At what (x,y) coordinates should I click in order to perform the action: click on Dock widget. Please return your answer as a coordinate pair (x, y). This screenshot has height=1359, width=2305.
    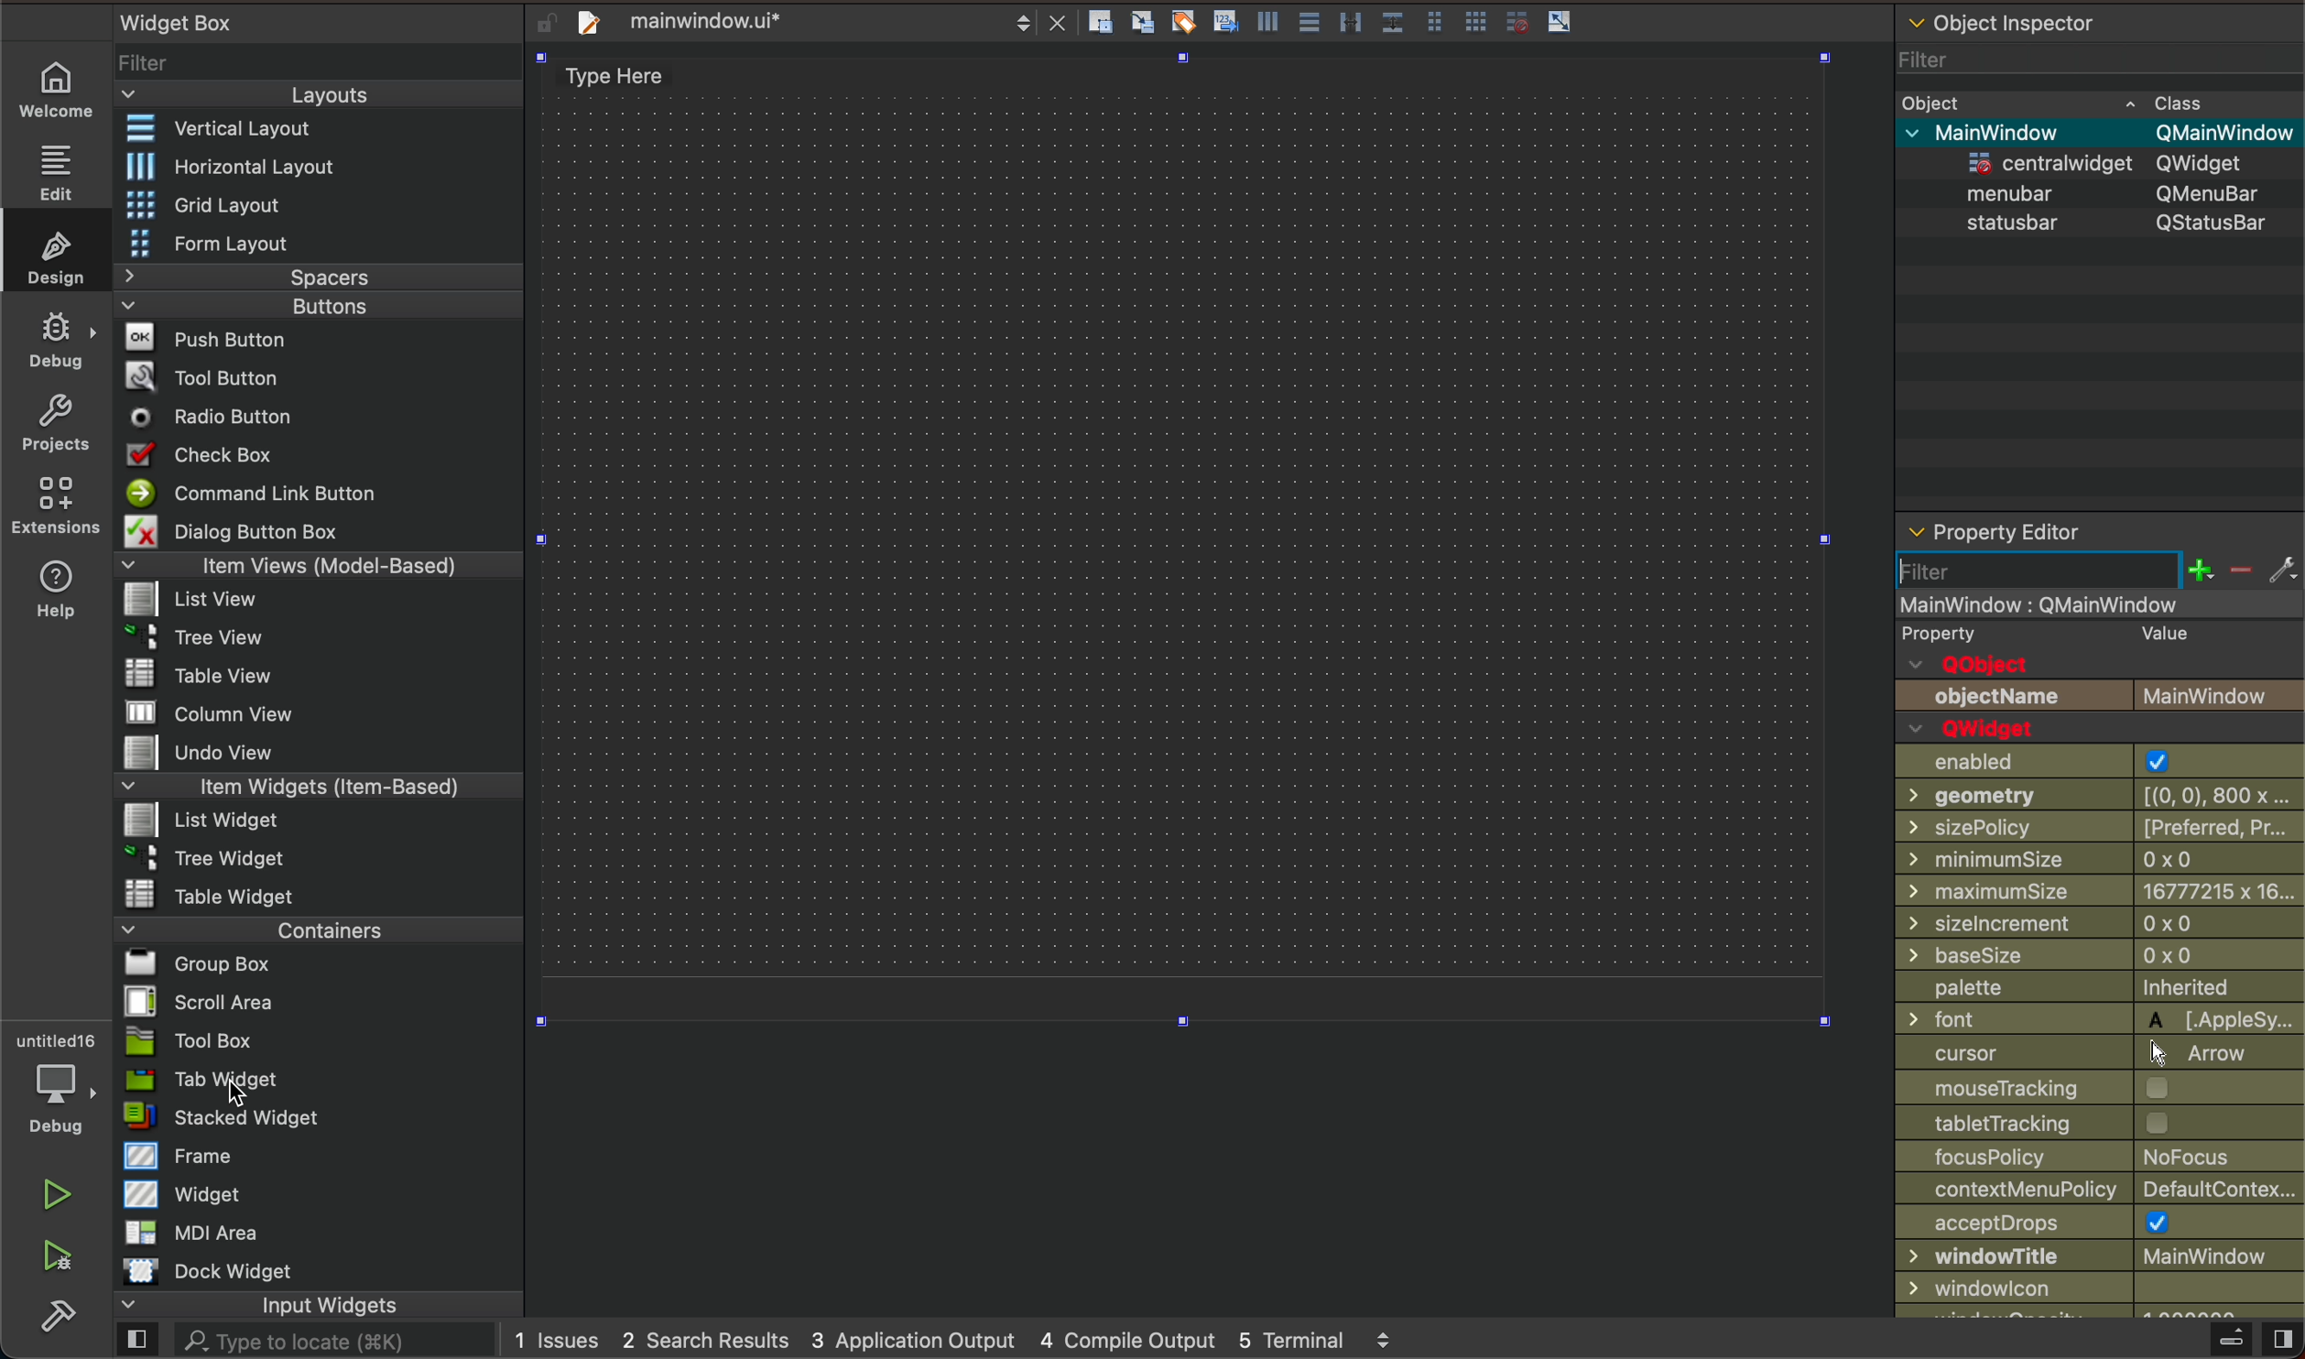
    Looking at the image, I should click on (235, 1271).